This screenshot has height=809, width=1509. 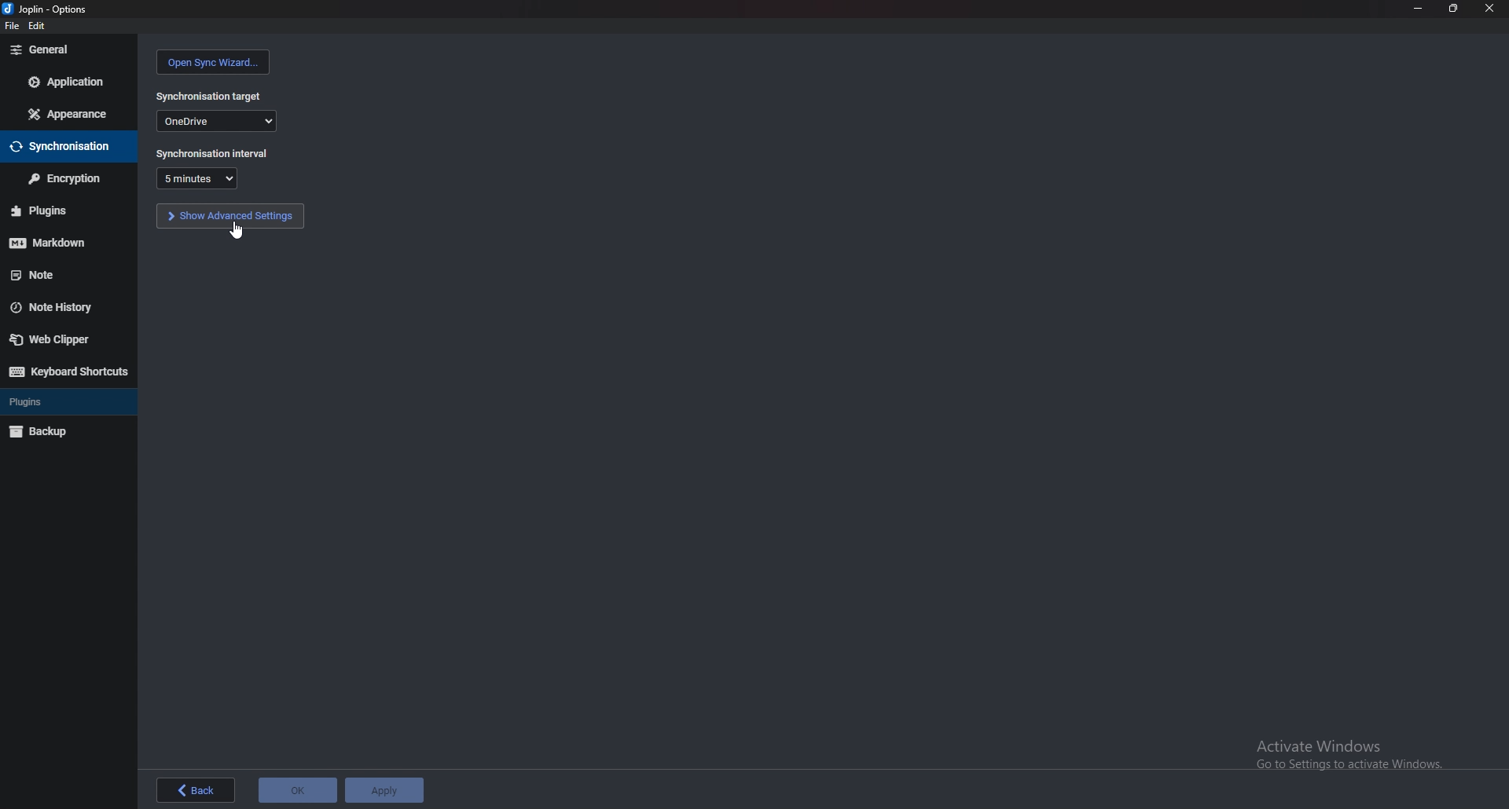 I want to click on keyboard, so click(x=68, y=370).